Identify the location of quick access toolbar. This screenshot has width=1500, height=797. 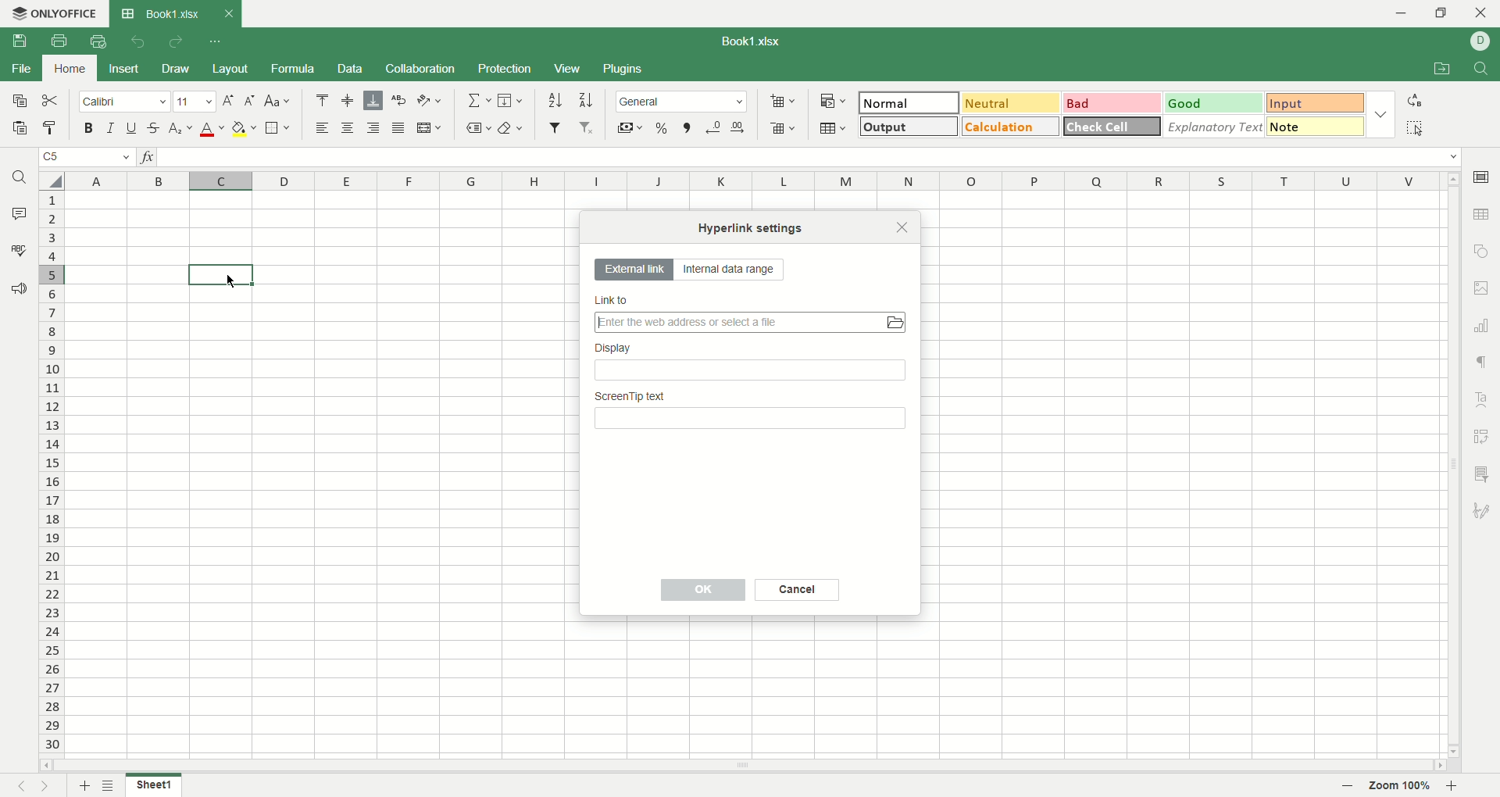
(216, 43).